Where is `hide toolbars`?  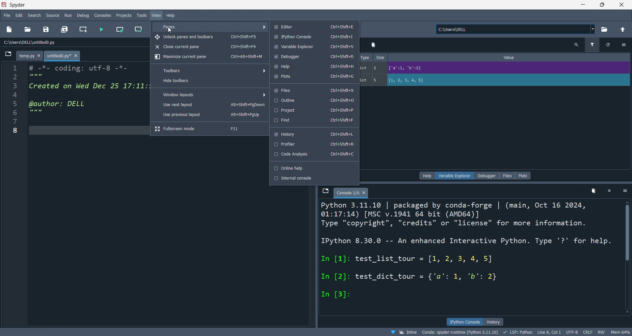
hide toolbars is located at coordinates (210, 82).